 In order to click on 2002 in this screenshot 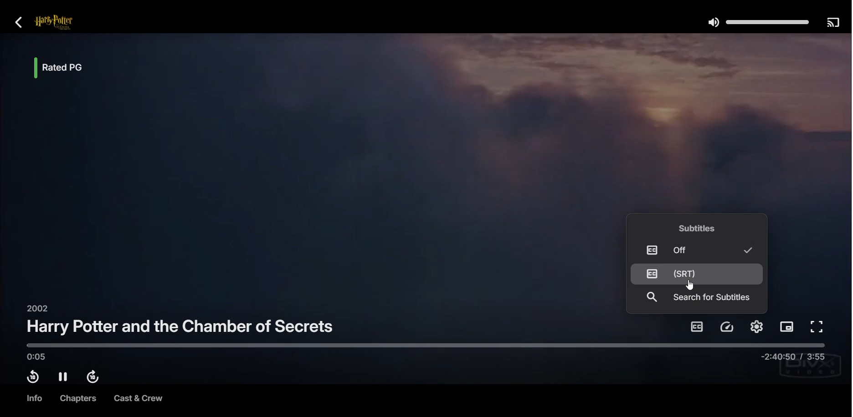, I will do `click(36, 308)`.